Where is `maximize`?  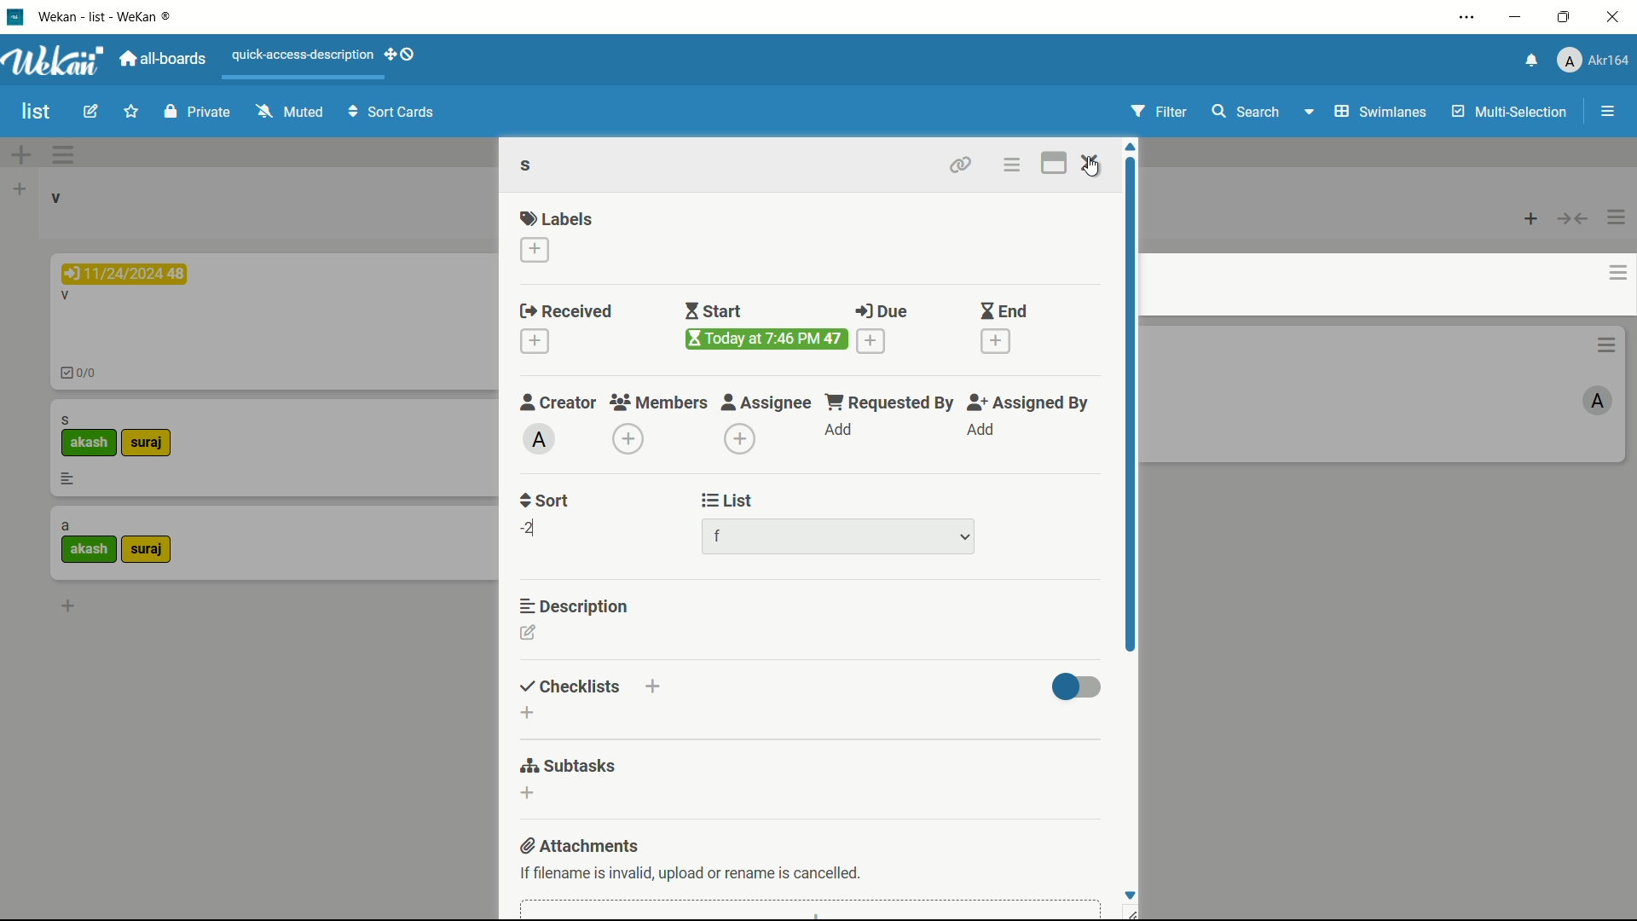
maximize is located at coordinates (1564, 18).